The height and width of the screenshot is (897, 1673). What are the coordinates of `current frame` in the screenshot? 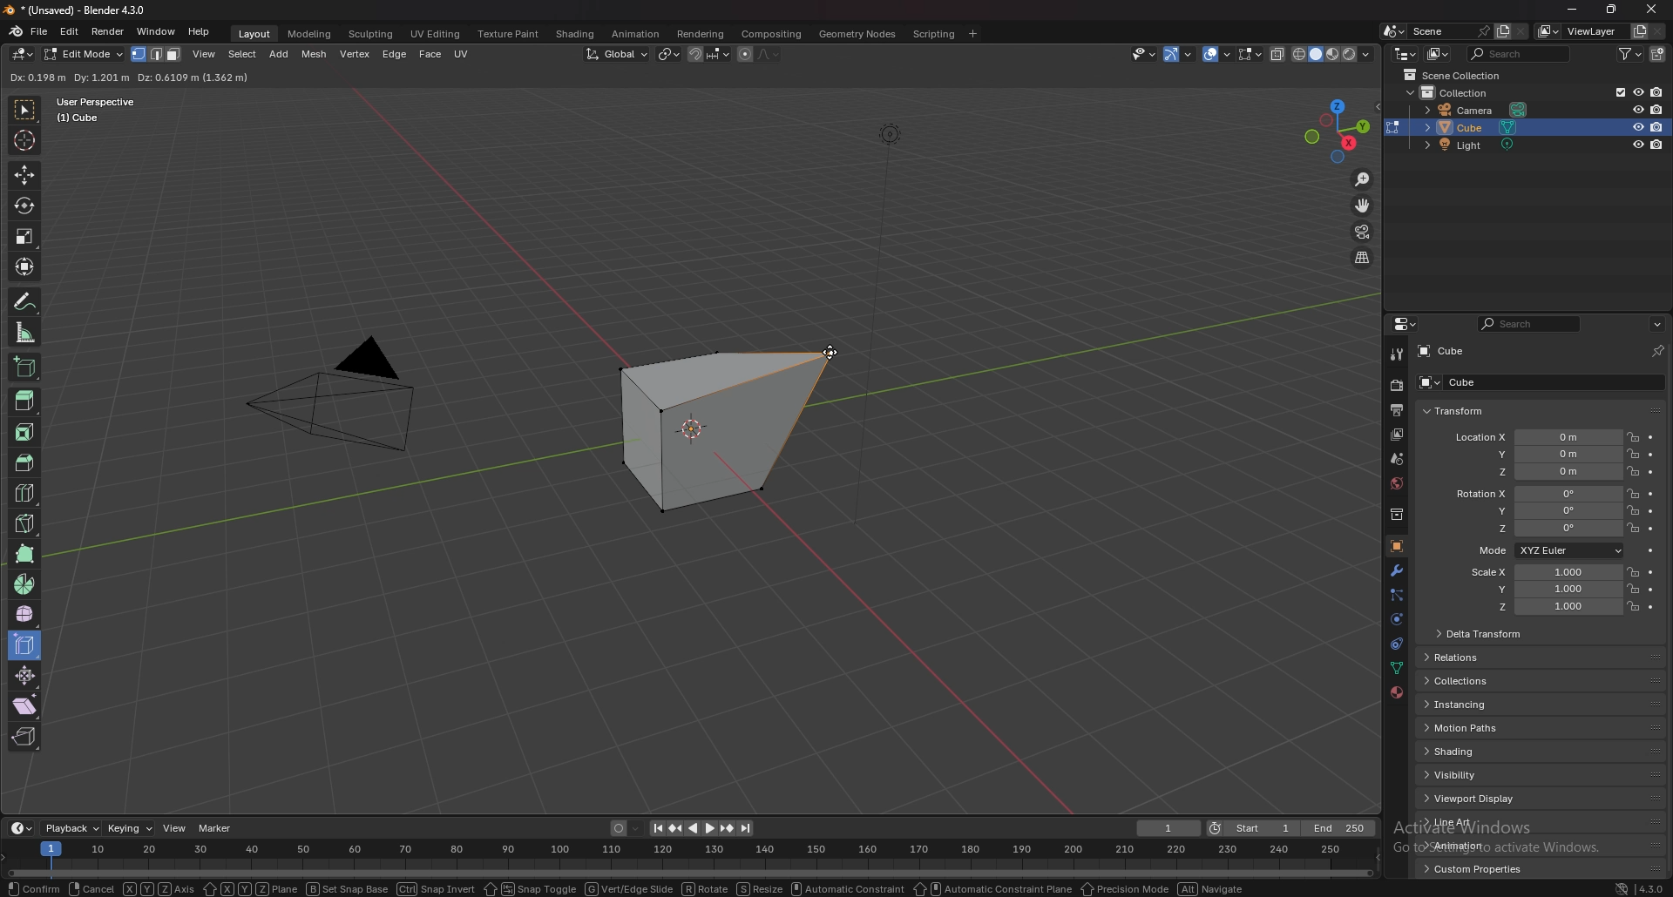 It's located at (1168, 828).